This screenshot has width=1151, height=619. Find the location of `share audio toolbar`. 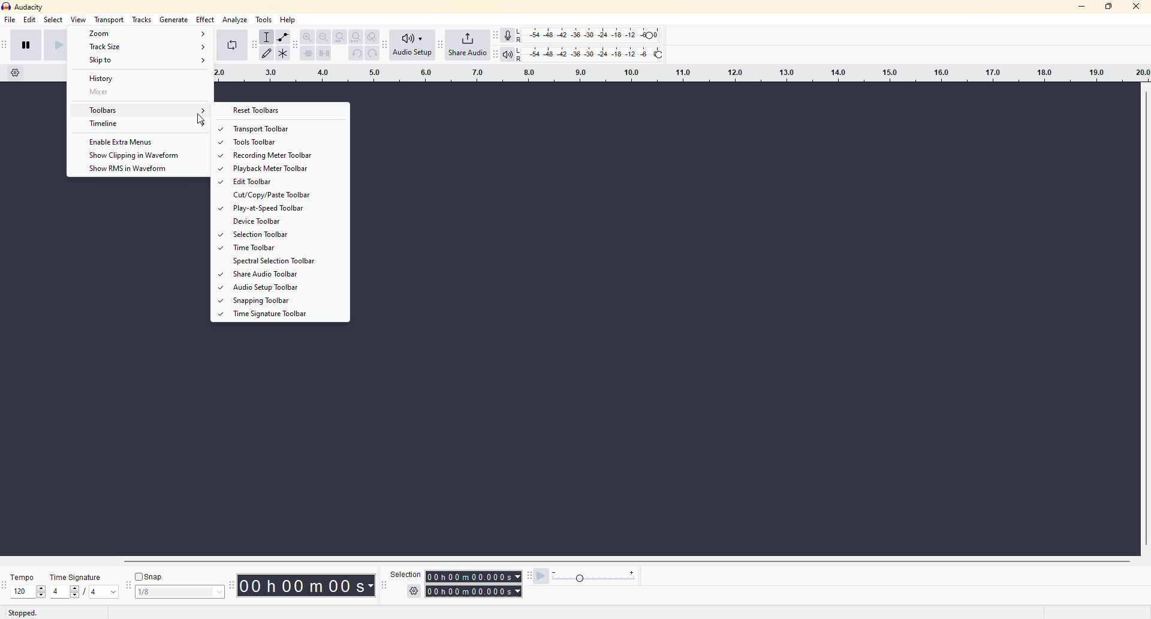

share audio toolbar is located at coordinates (261, 275).